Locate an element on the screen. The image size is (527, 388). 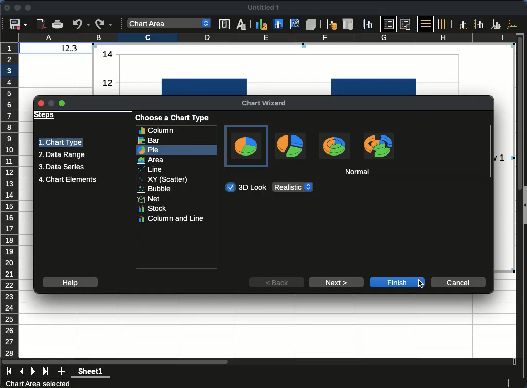
xy scatter is located at coordinates (176, 179).